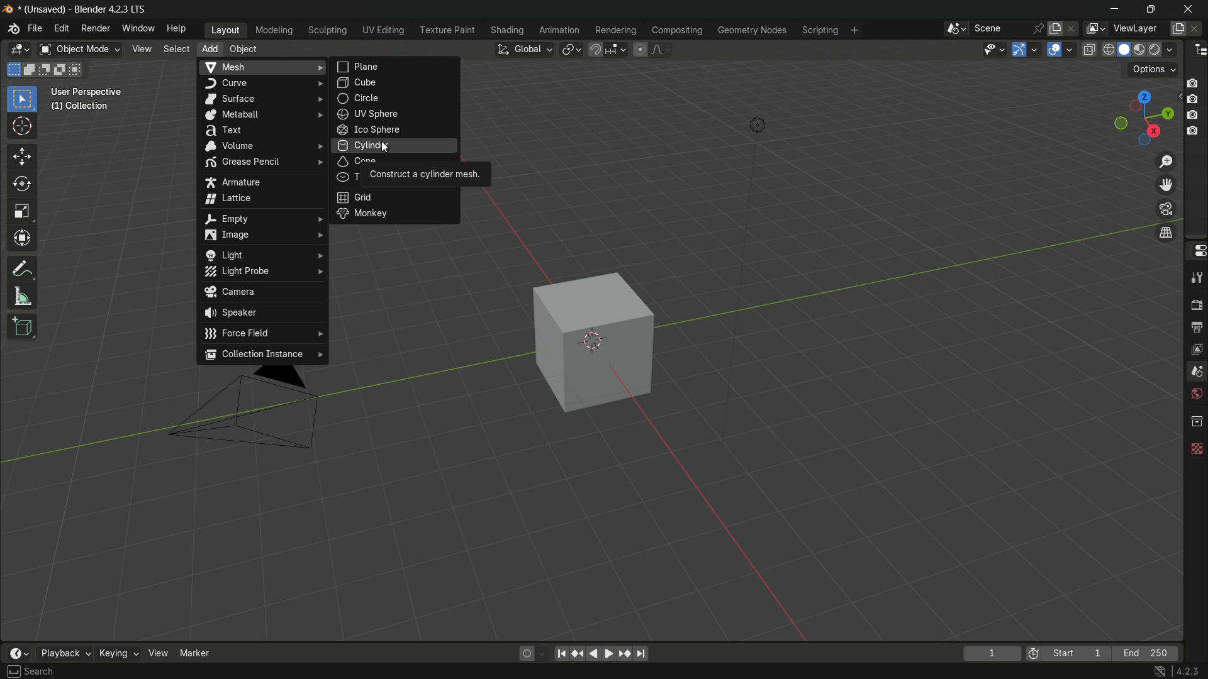 The width and height of the screenshot is (1208, 679). What do you see at coordinates (328, 31) in the screenshot?
I see `sculpting menu` at bounding box center [328, 31].